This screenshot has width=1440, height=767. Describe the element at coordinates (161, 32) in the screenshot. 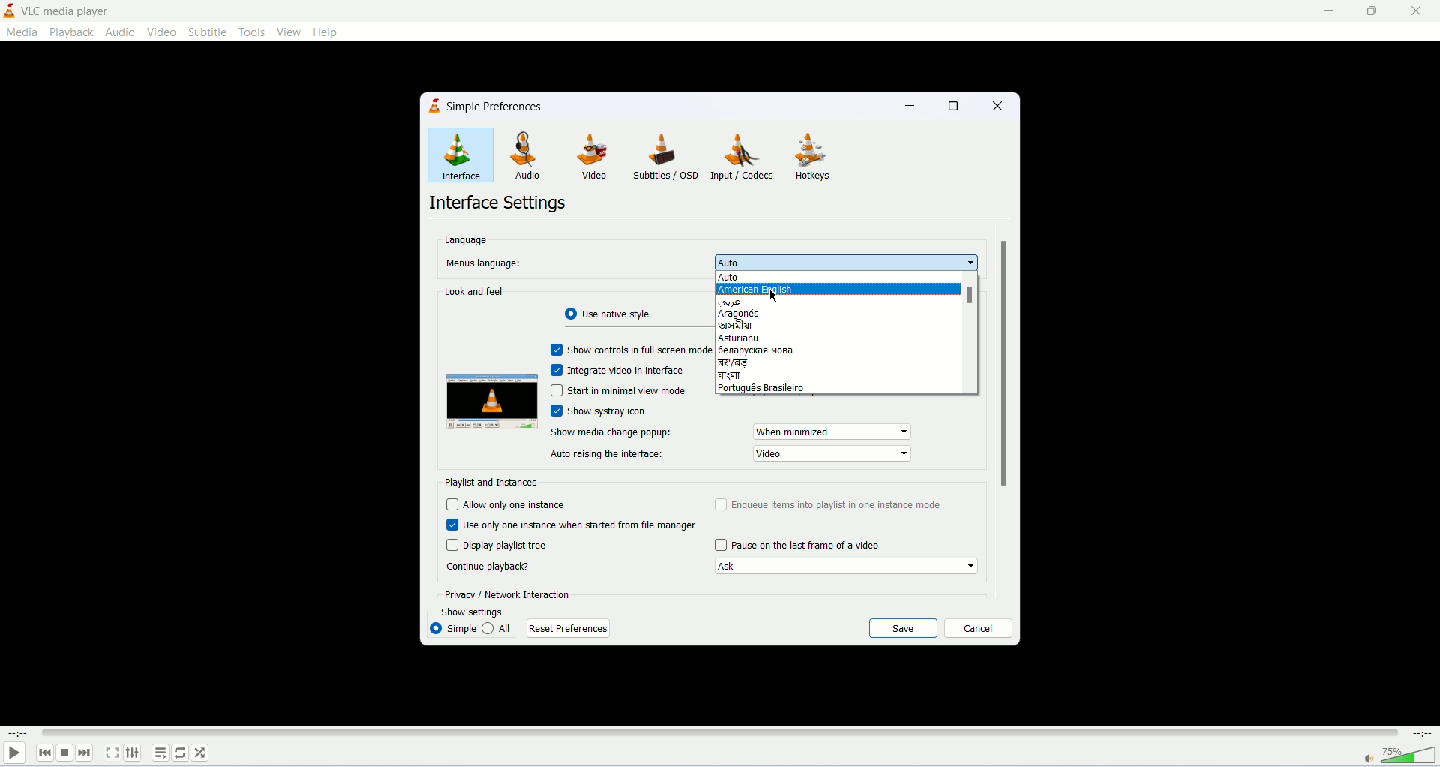

I see `video` at that location.